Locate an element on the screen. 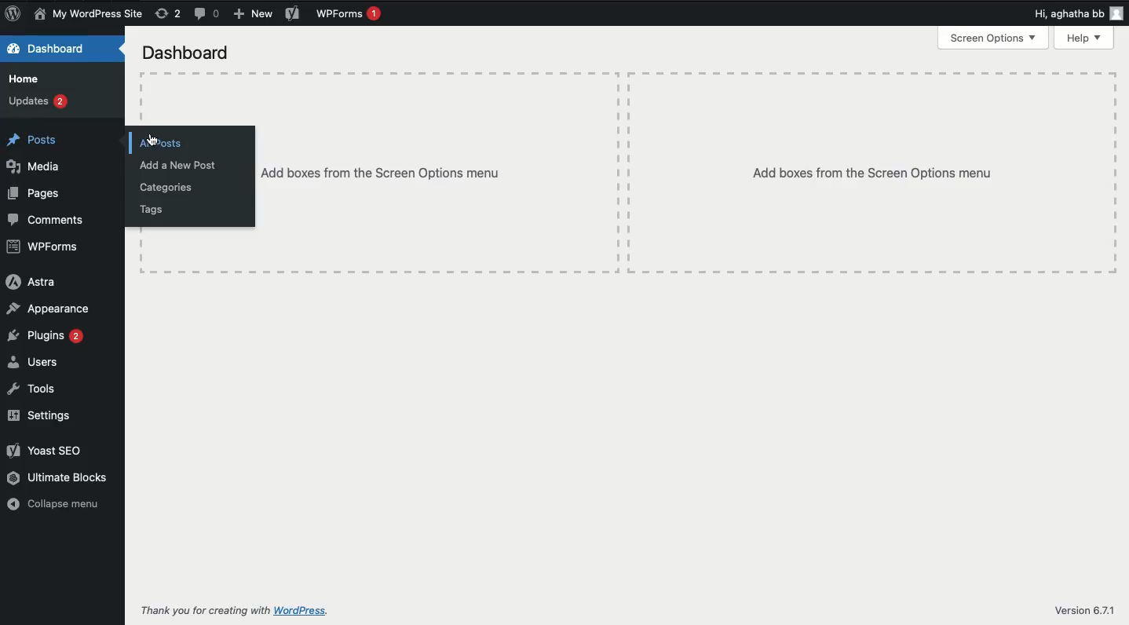 The image size is (1129, 625). Add boxes from the Screen options menu is located at coordinates (873, 173).